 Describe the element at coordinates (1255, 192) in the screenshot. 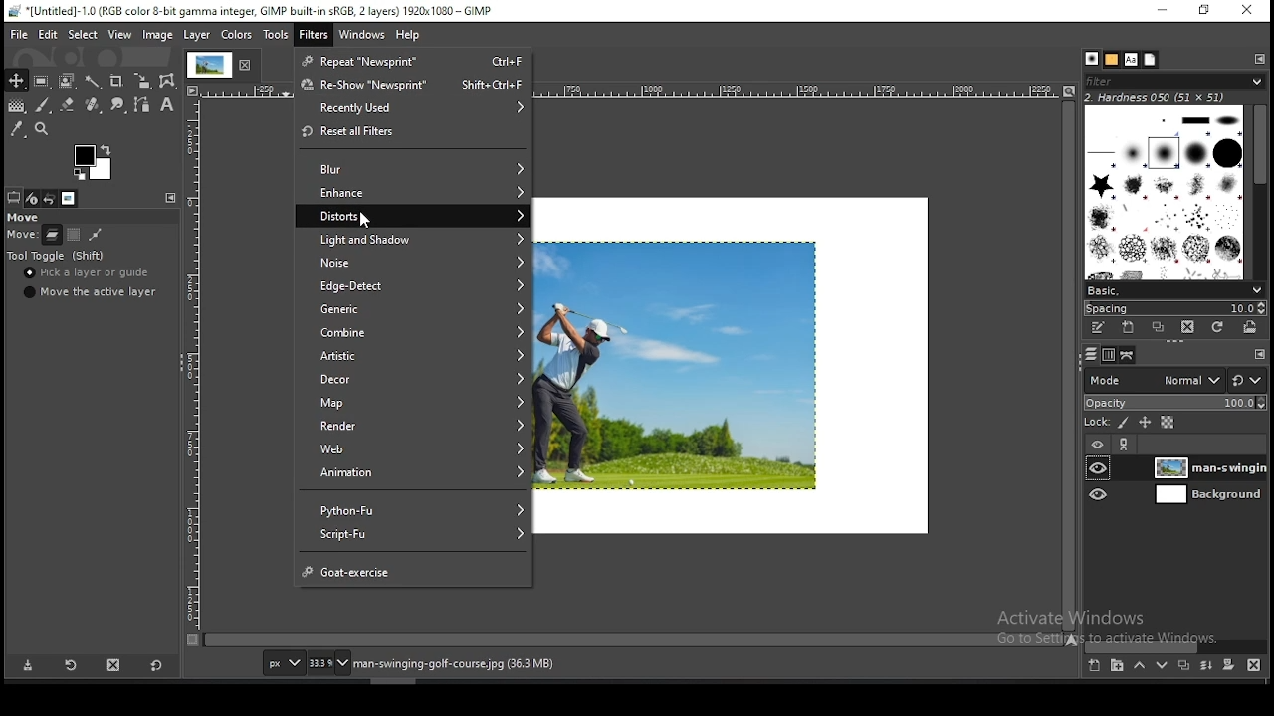

I see `scroll bar` at that location.